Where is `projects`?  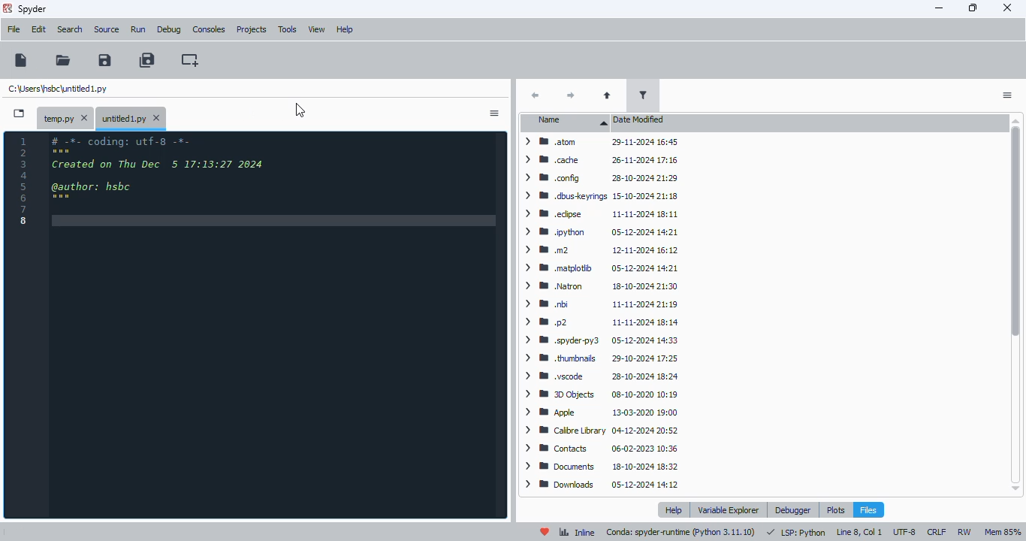
projects is located at coordinates (252, 29).